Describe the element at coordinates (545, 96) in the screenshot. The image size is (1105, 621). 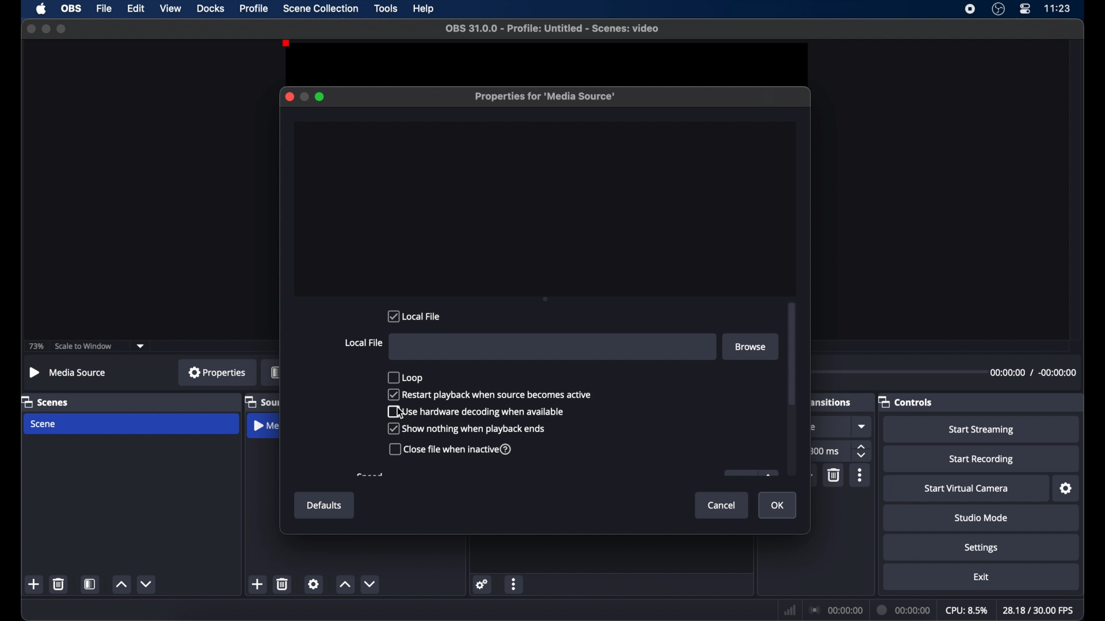
I see `properties for media source` at that location.